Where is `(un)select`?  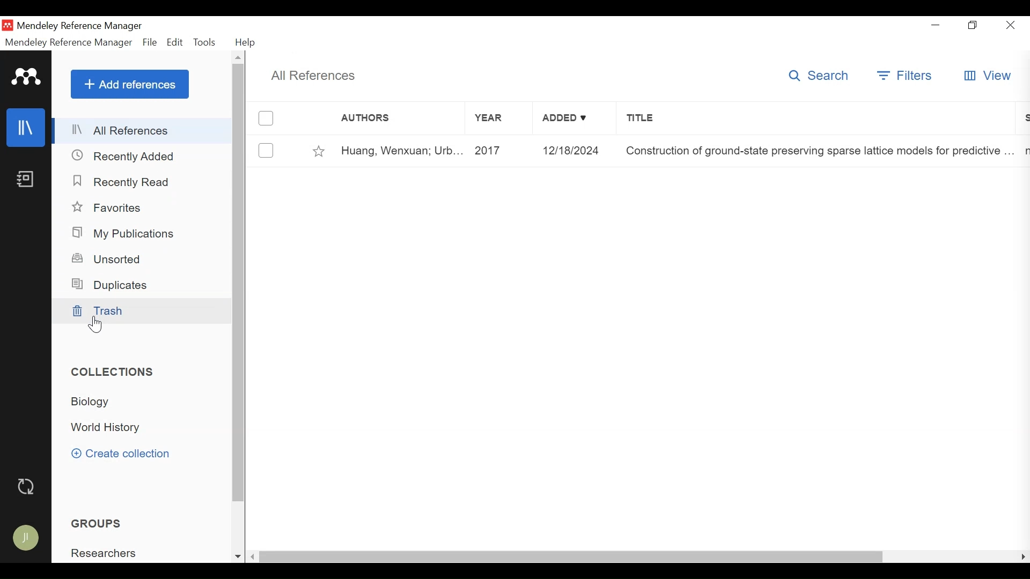 (un)select is located at coordinates (266, 151).